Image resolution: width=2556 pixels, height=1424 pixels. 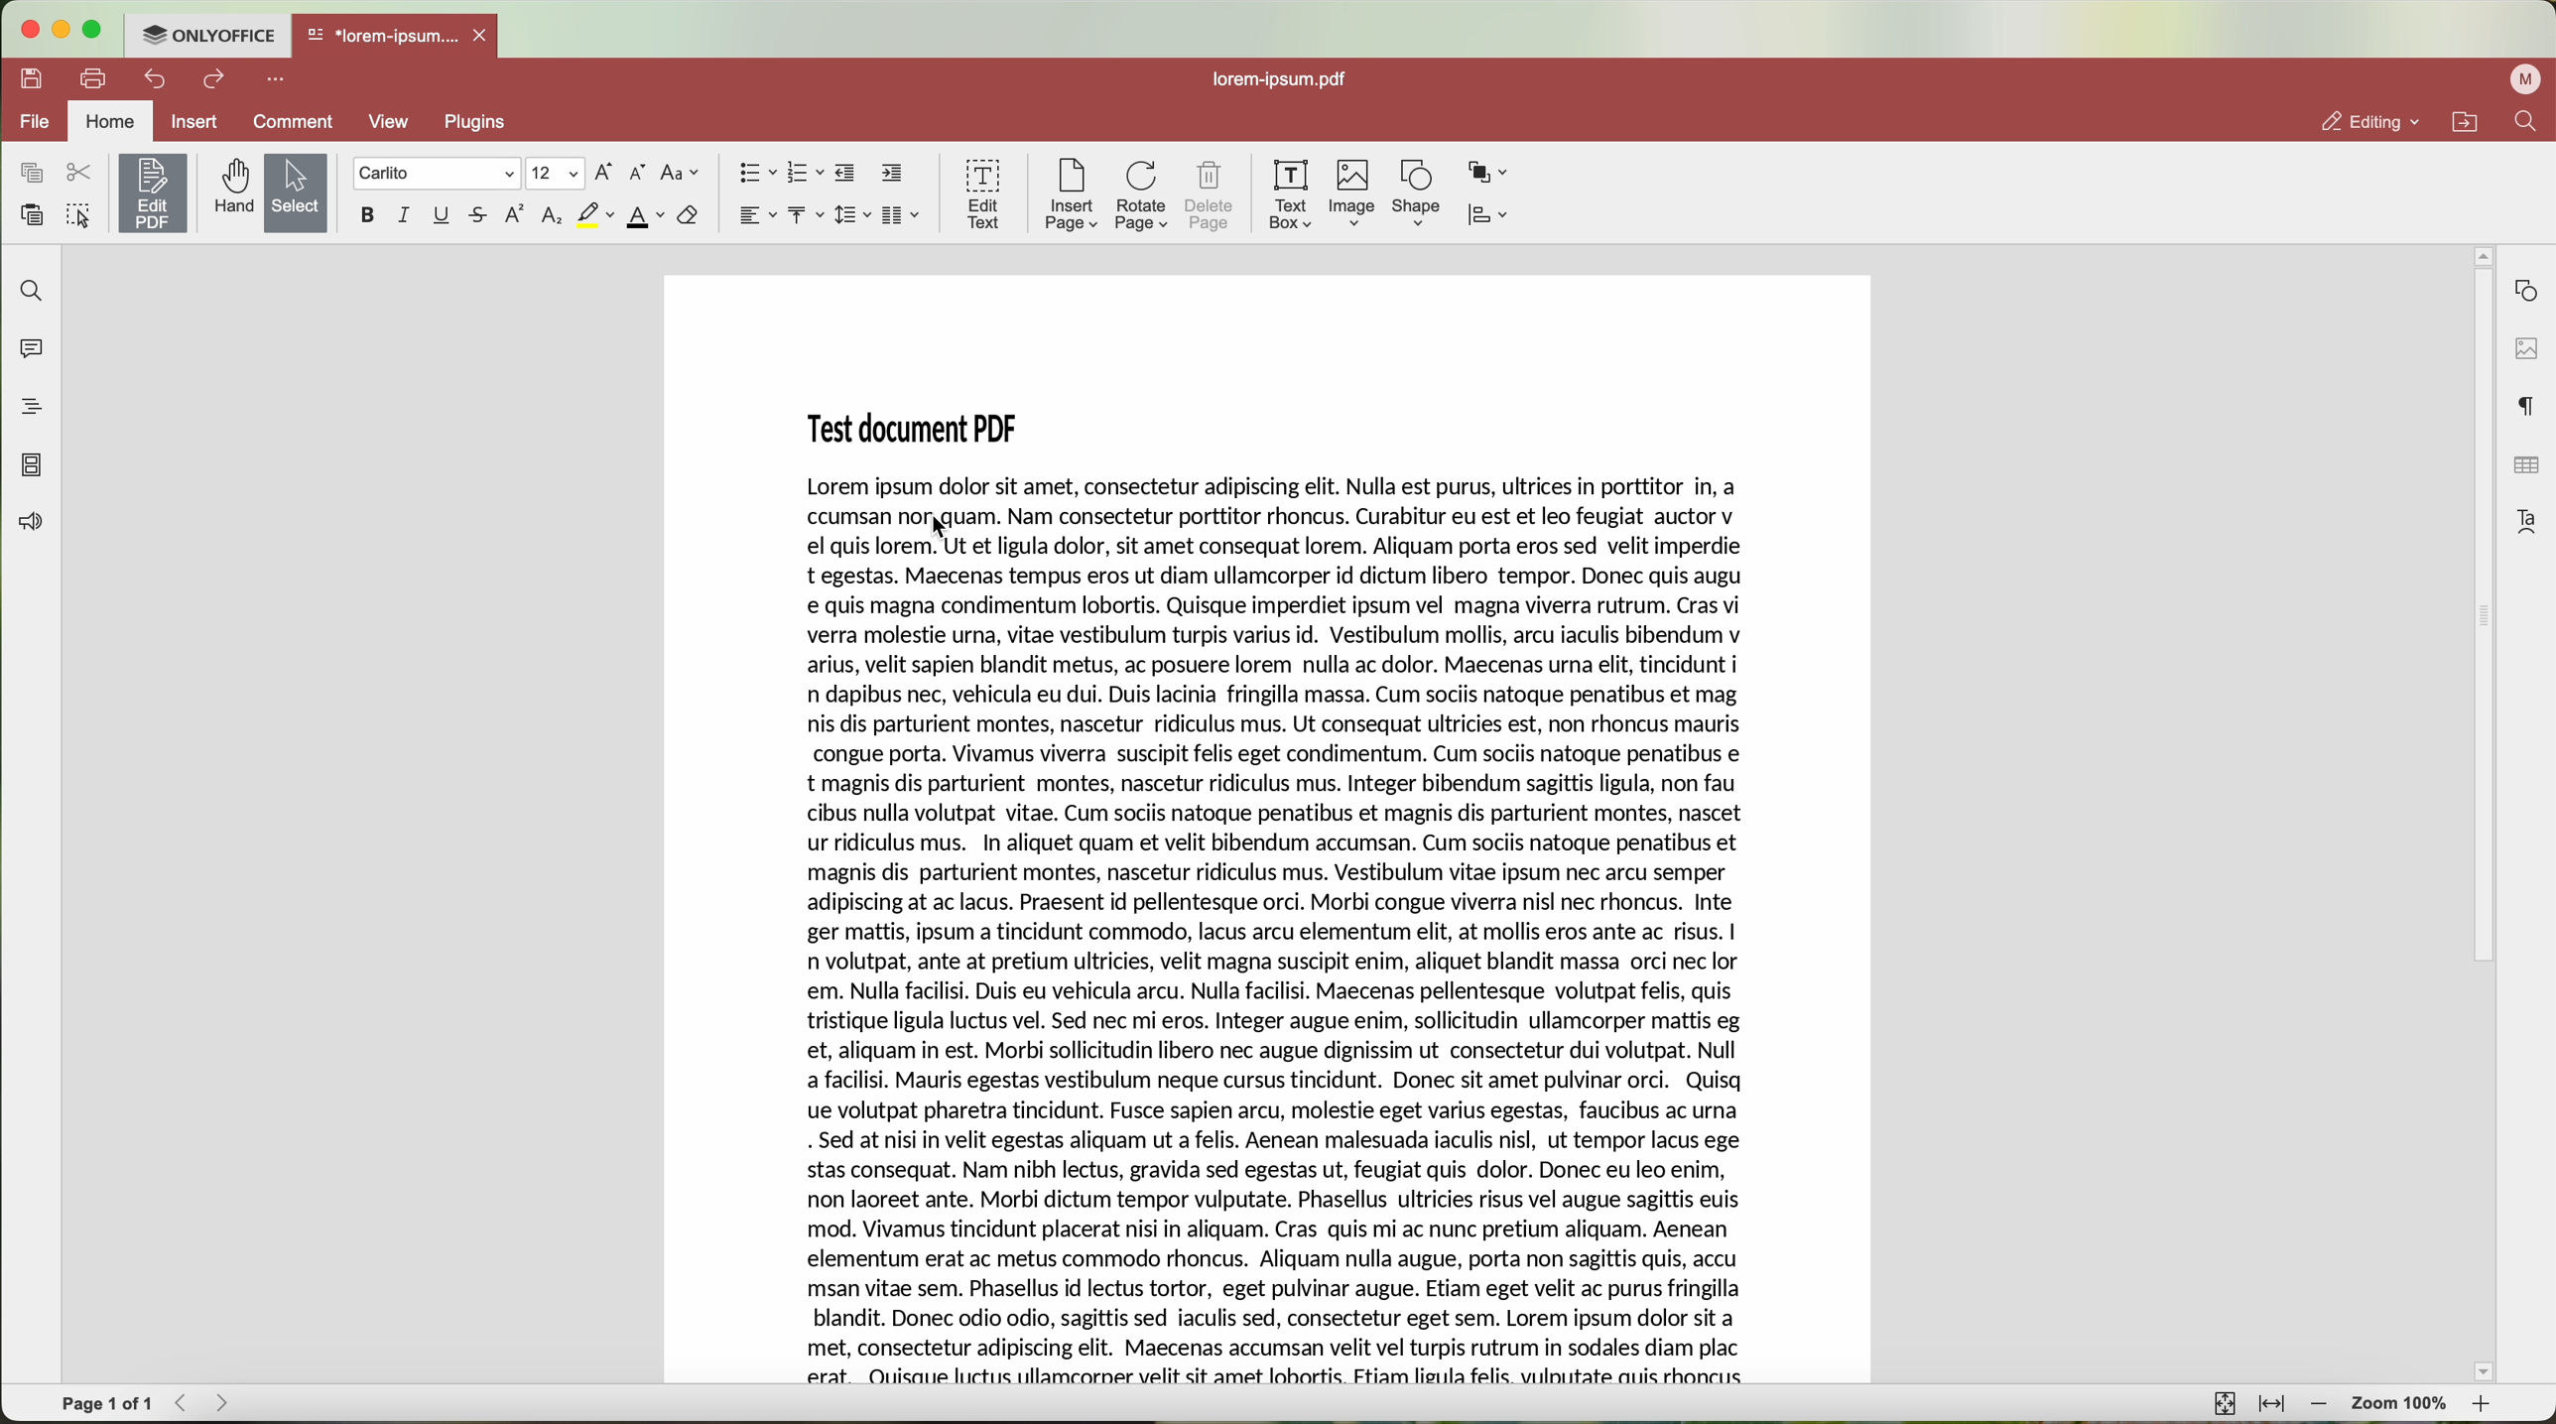 I want to click on close program, so click(x=28, y=27).